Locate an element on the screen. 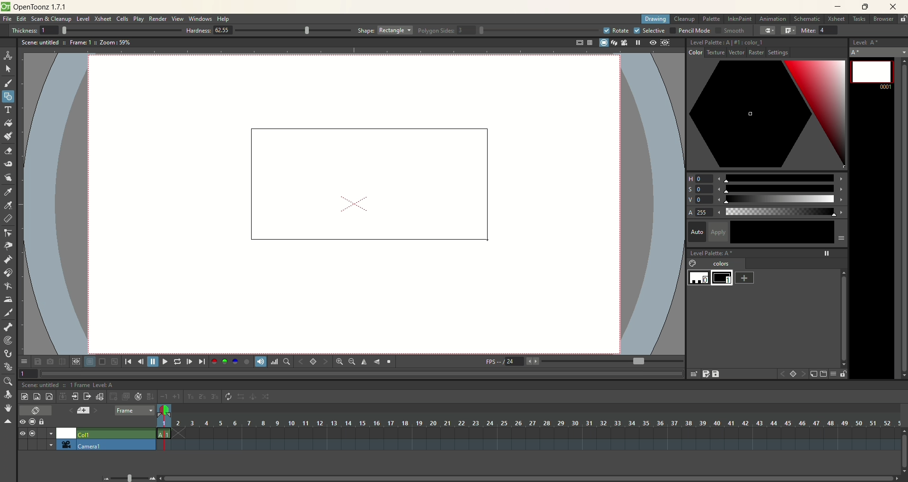 Image resolution: width=908 pixels, height=482 pixels. OpenToonz 1.7.1 is located at coordinates (42, 8).